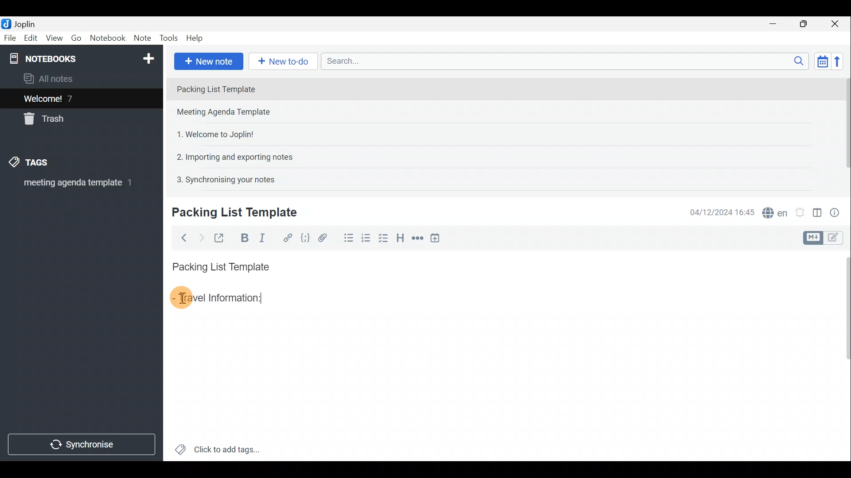 The height and width of the screenshot is (478, 851). Describe the element at coordinates (840, 61) in the screenshot. I see `Reverse sort order` at that location.